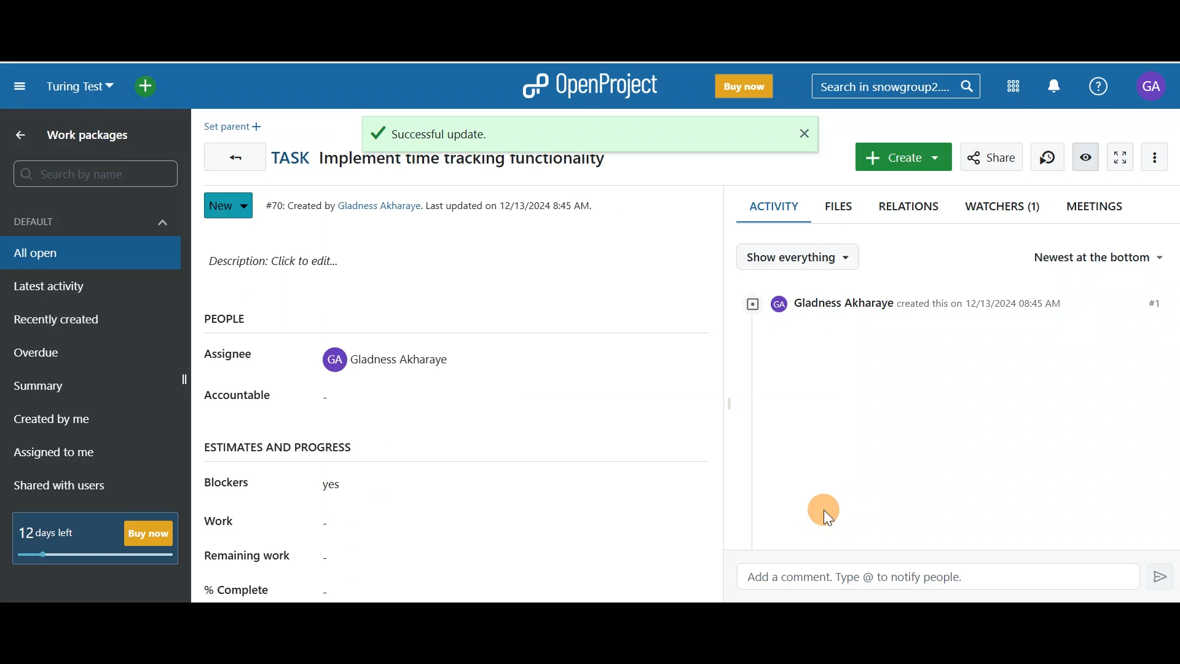 Image resolution: width=1180 pixels, height=664 pixels. Describe the element at coordinates (1158, 156) in the screenshot. I see `More` at that location.